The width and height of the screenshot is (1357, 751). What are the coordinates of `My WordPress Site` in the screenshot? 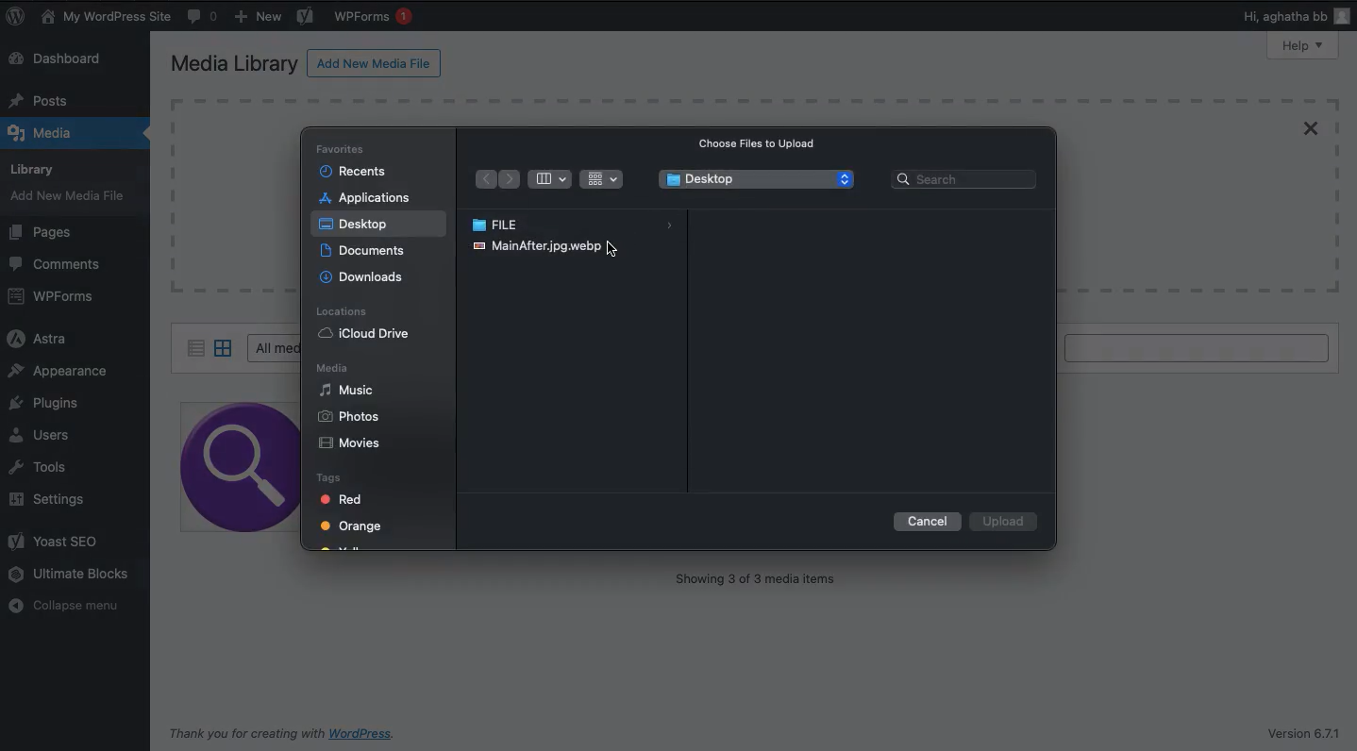 It's located at (106, 18).